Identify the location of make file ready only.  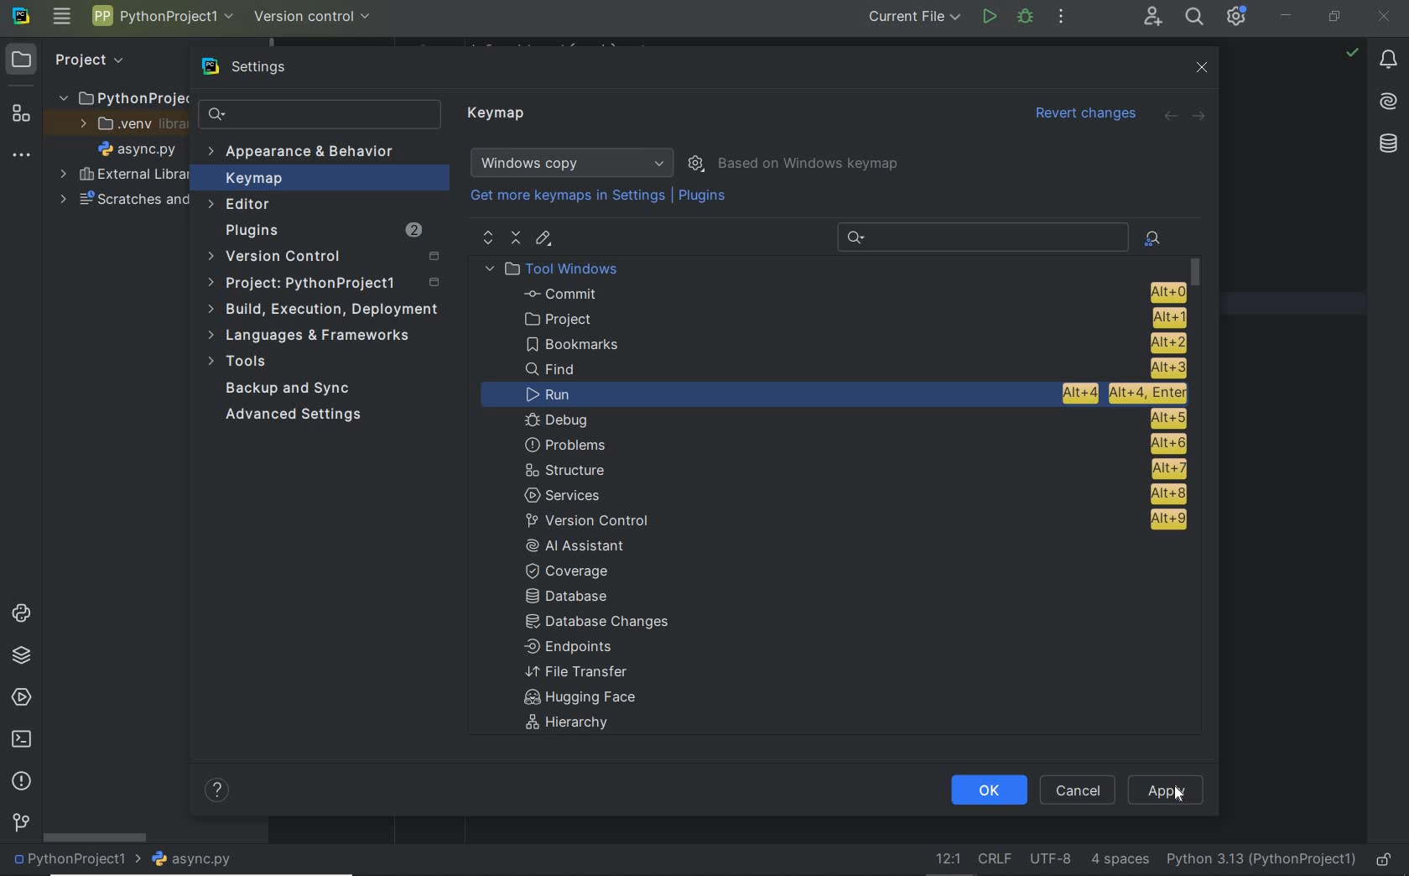
(1384, 861).